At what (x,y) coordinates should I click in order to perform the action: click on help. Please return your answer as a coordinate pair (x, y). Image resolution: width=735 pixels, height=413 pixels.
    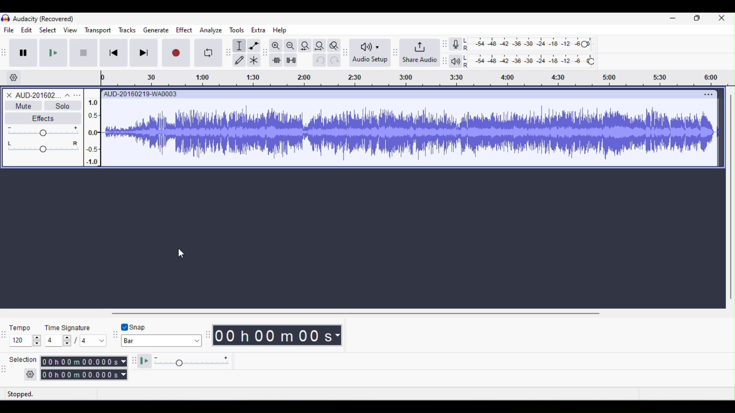
    Looking at the image, I should click on (279, 30).